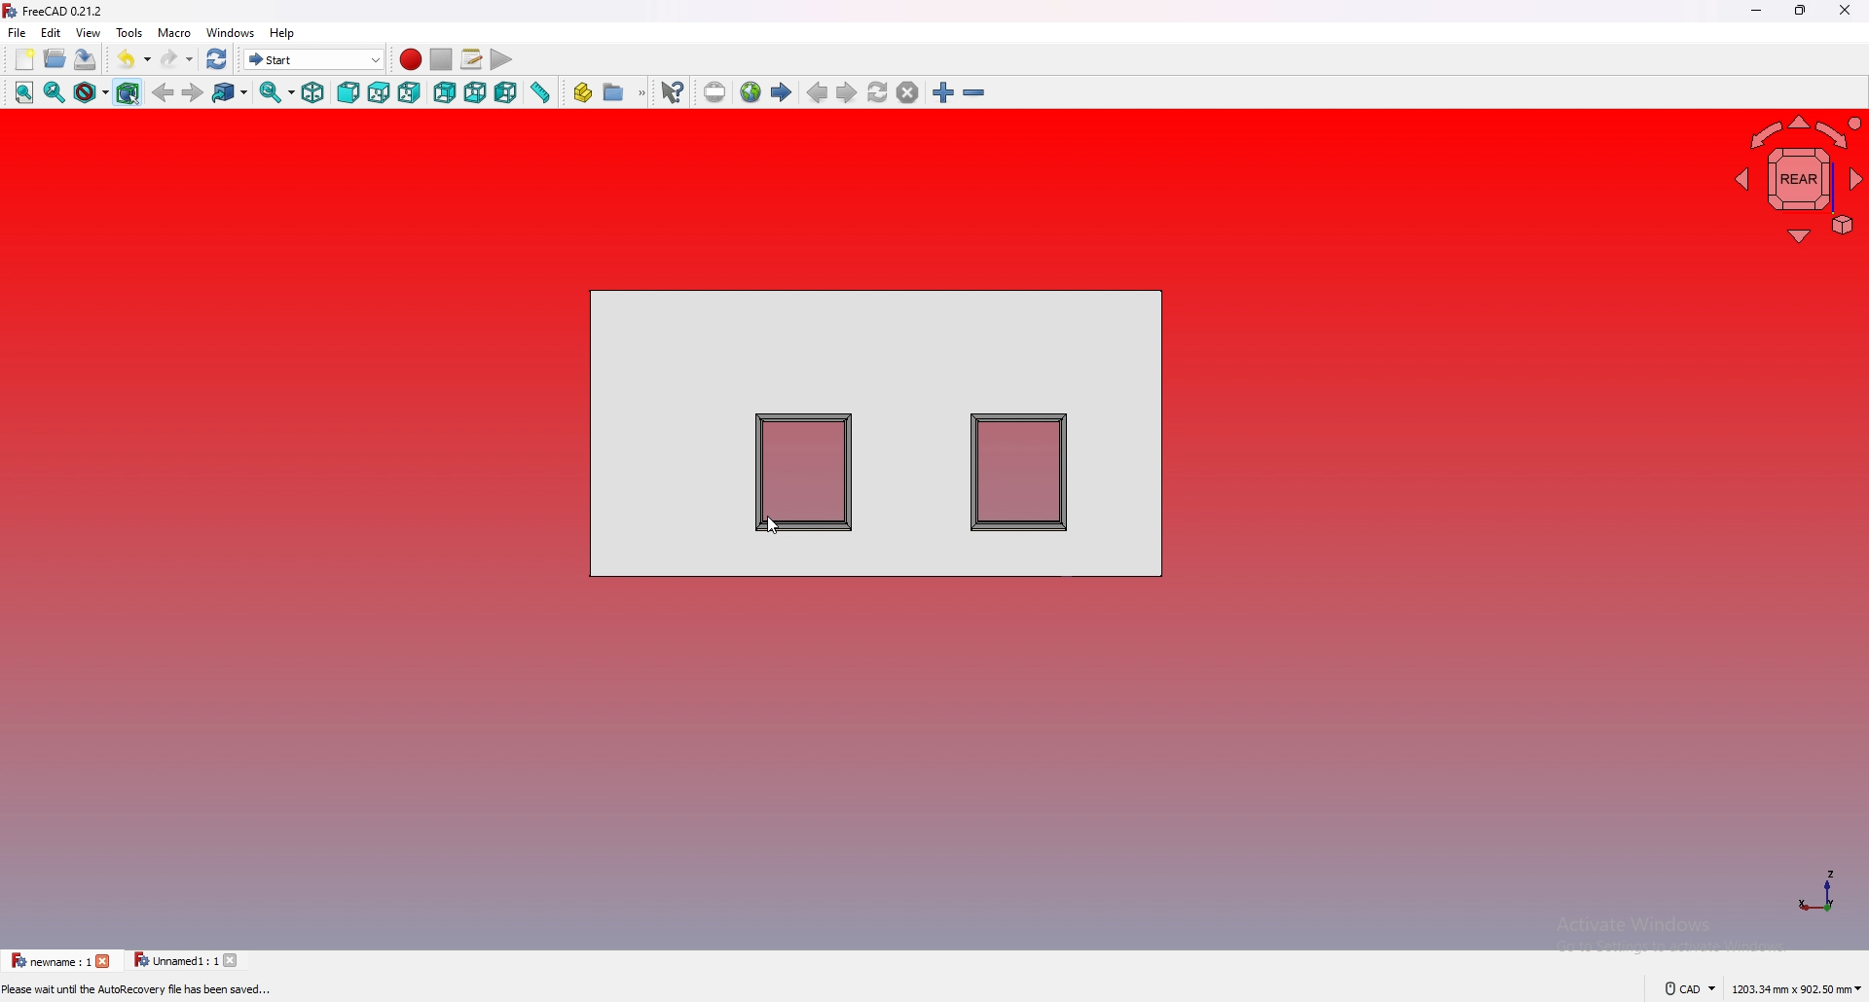 Image resolution: width=1869 pixels, height=1002 pixels. I want to click on zoom in, so click(943, 92).